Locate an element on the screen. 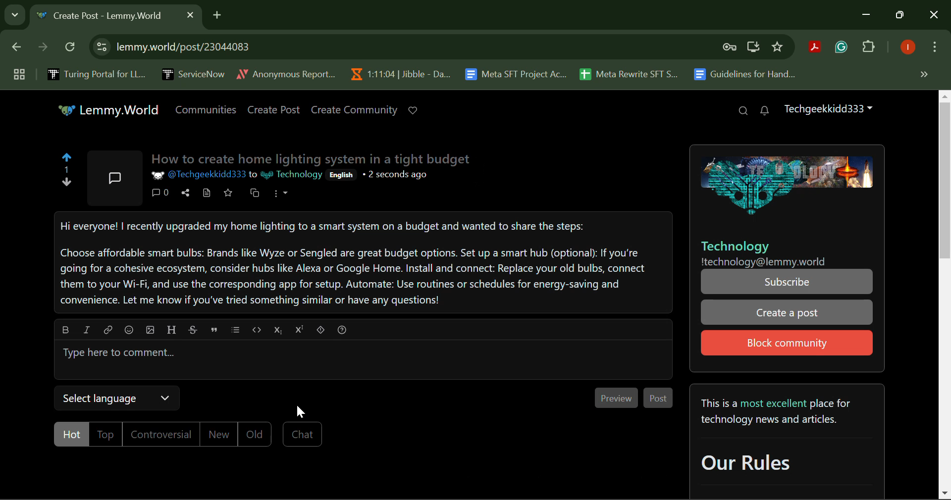 The height and width of the screenshot is (500, 951). Time since post is located at coordinates (394, 176).